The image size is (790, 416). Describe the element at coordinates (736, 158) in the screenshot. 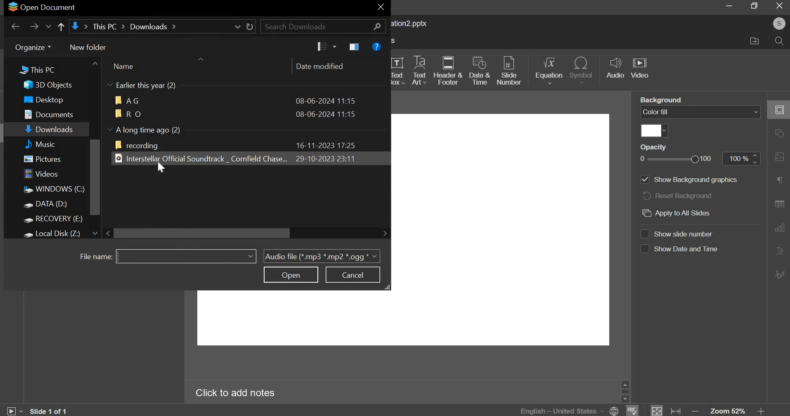

I see `100%` at that location.